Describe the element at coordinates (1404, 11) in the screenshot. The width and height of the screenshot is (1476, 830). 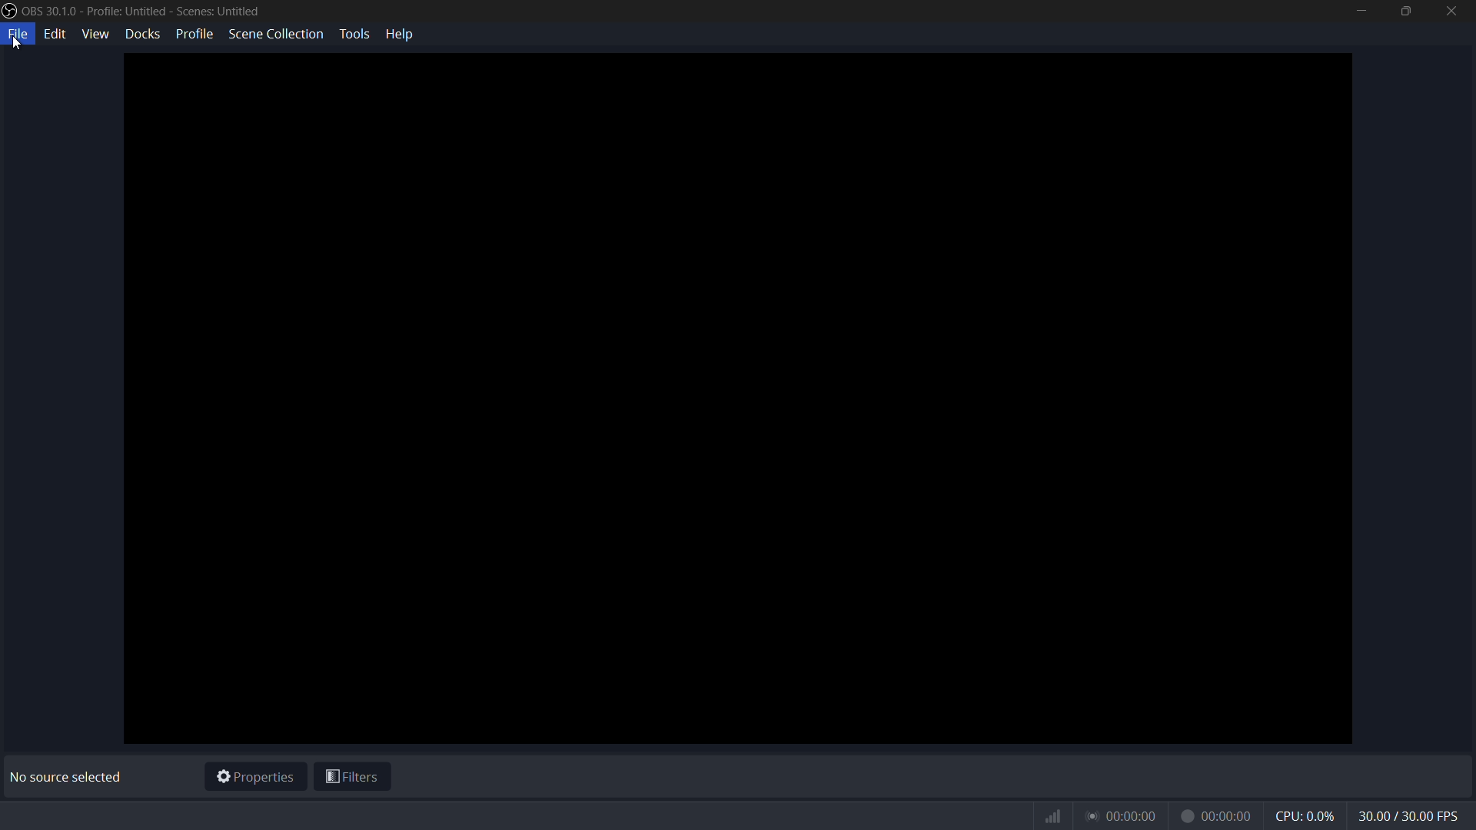
I see `maximize or restore` at that location.